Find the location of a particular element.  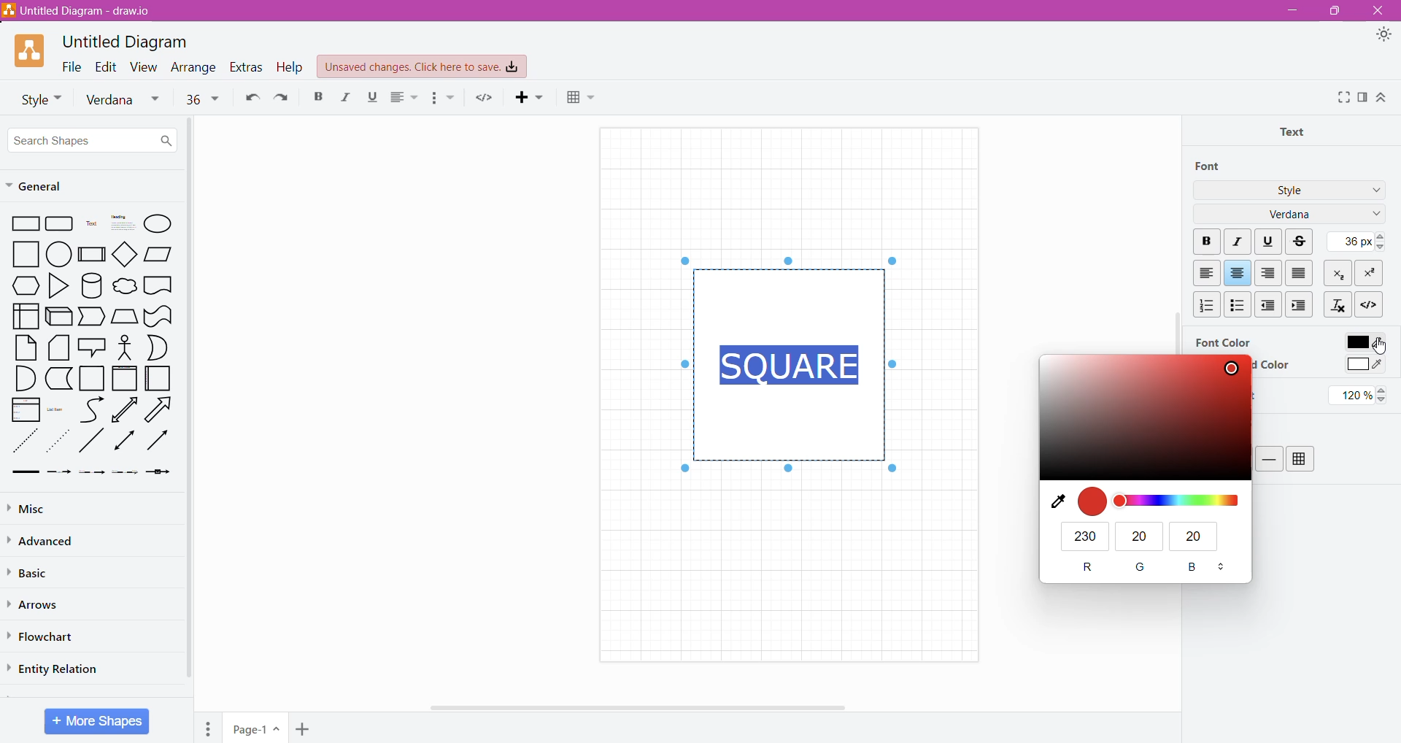

Text selected is located at coordinates (792, 363).